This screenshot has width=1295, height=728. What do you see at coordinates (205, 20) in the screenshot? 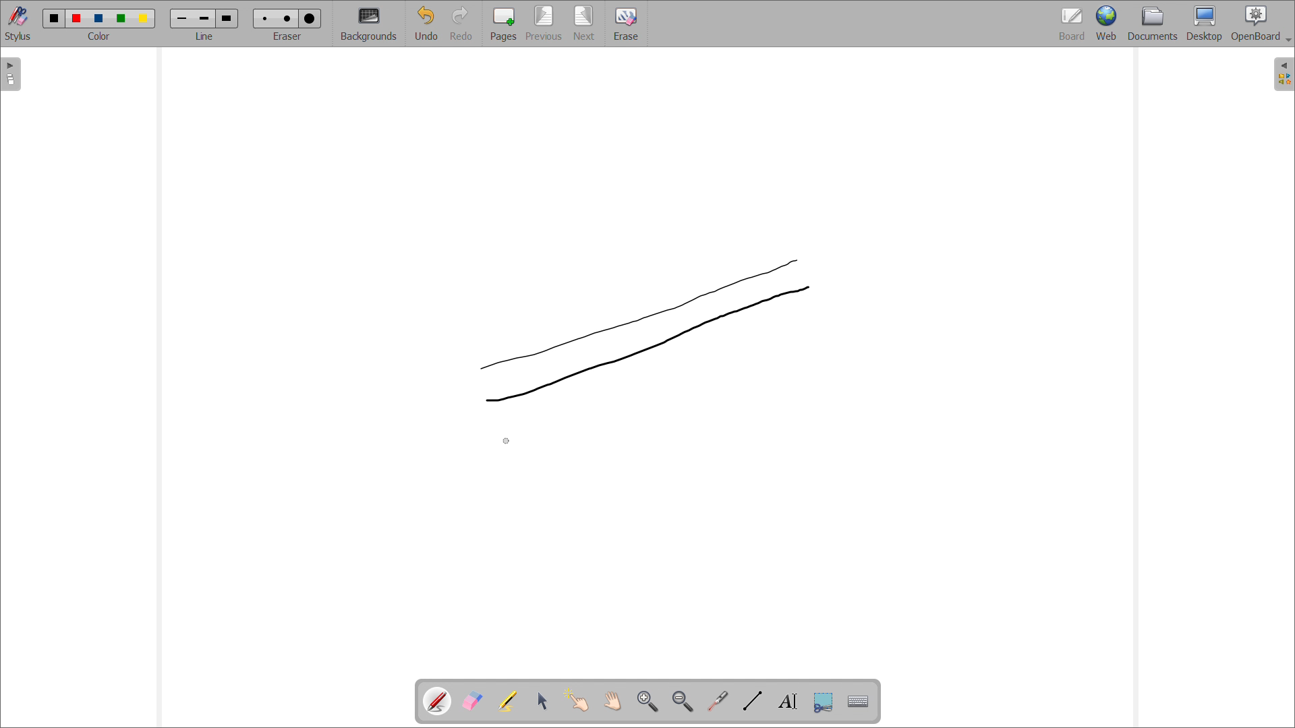
I see `line width size` at bounding box center [205, 20].